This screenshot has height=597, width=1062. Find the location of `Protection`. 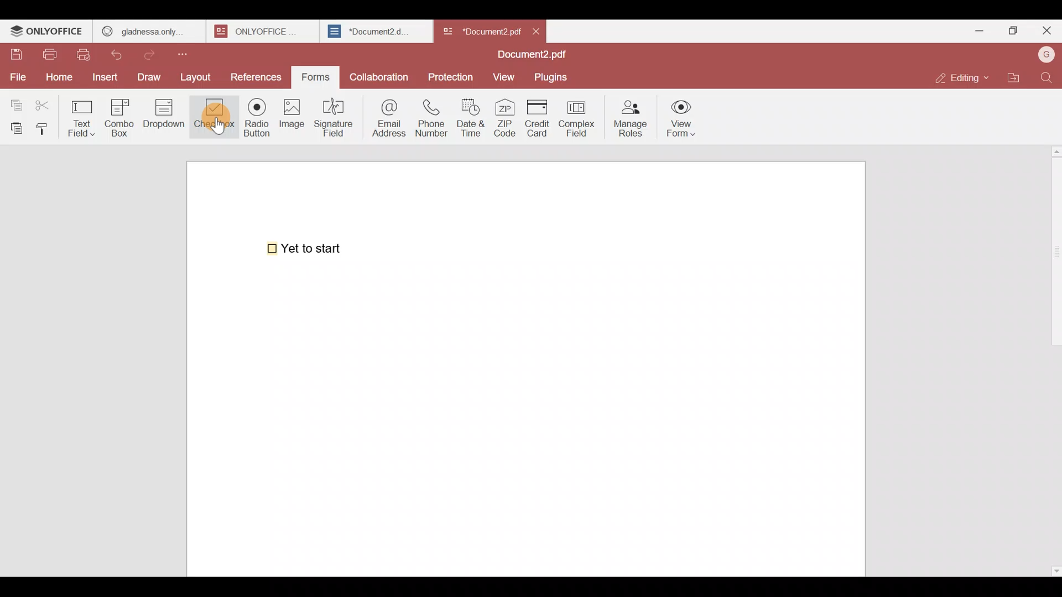

Protection is located at coordinates (451, 76).